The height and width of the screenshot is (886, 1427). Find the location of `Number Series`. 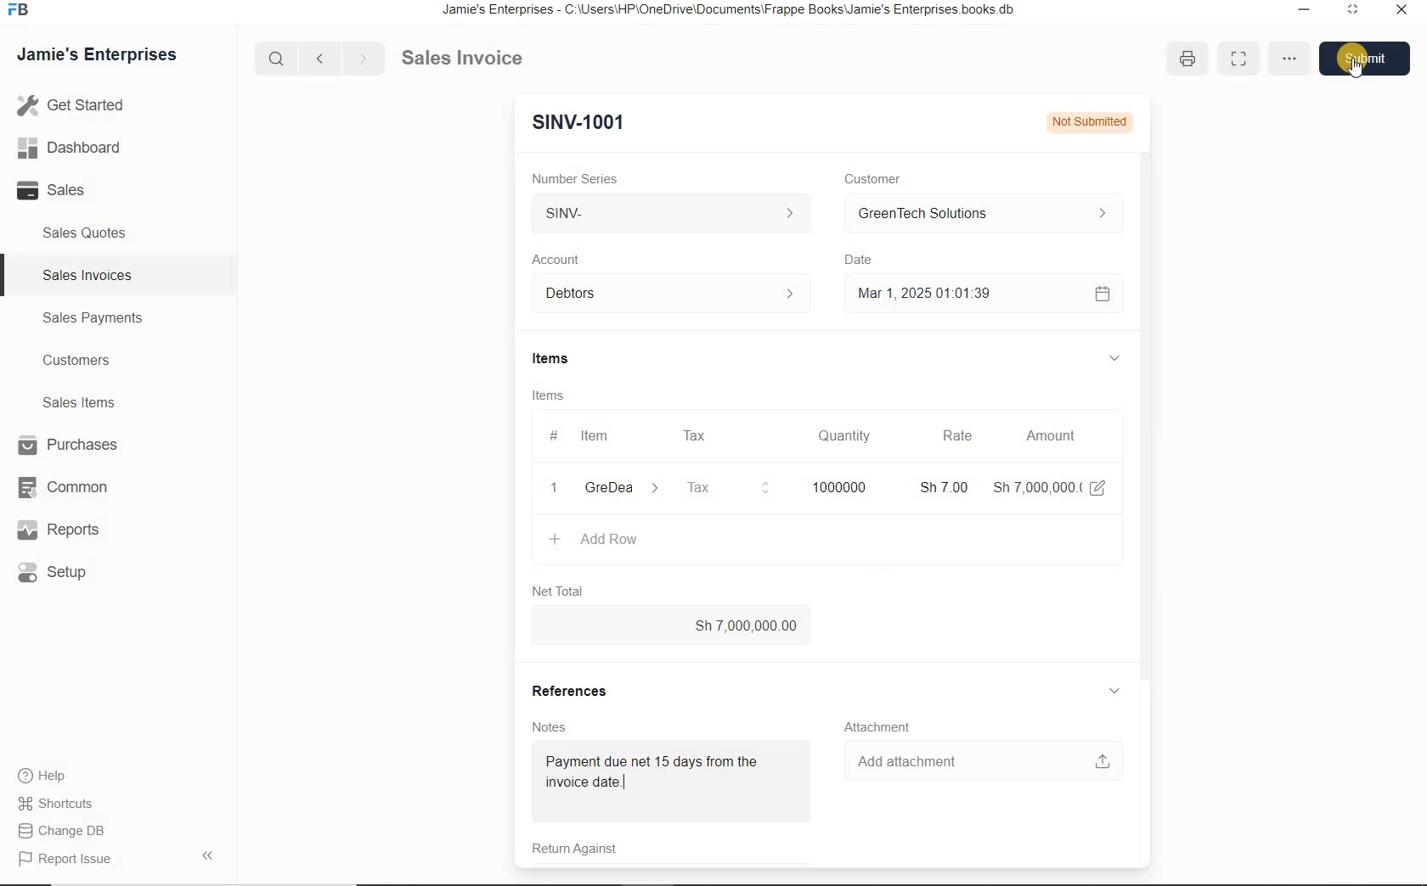

Number Series is located at coordinates (571, 176).